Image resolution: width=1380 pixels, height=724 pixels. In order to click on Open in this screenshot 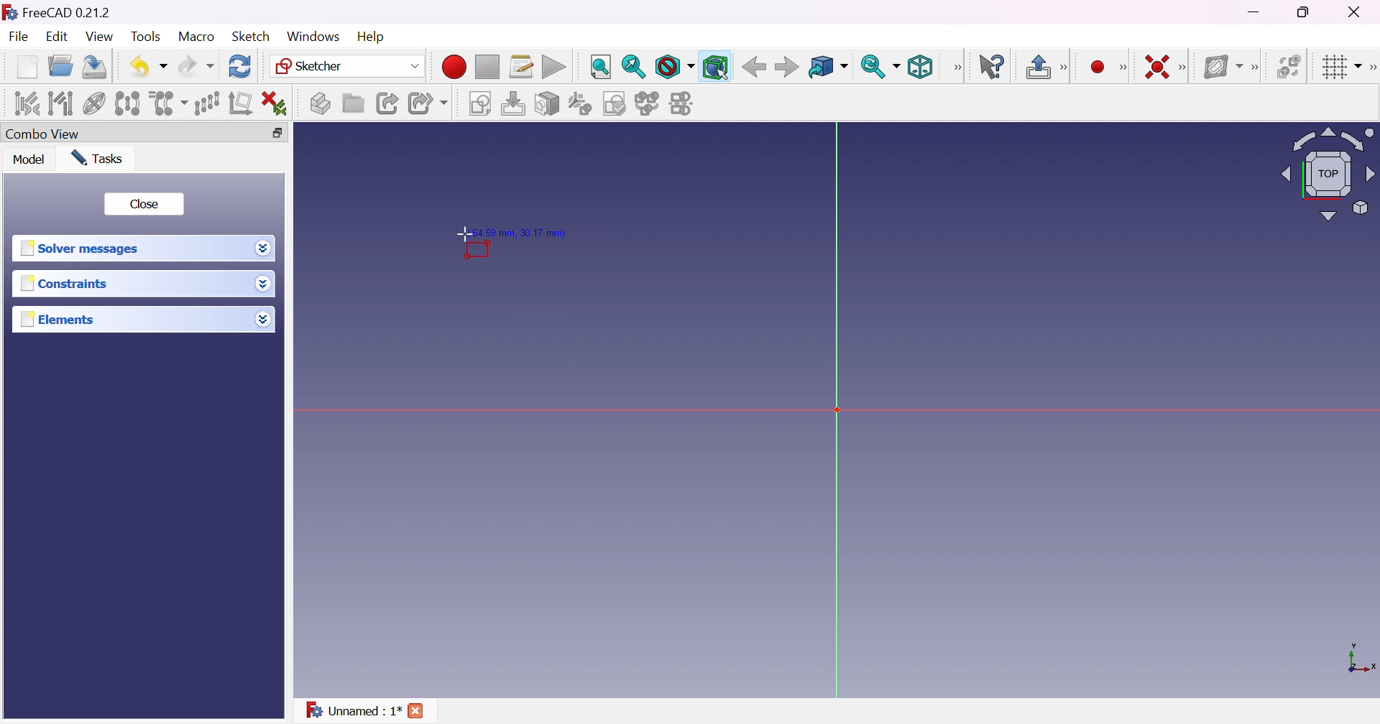, I will do `click(61, 66)`.